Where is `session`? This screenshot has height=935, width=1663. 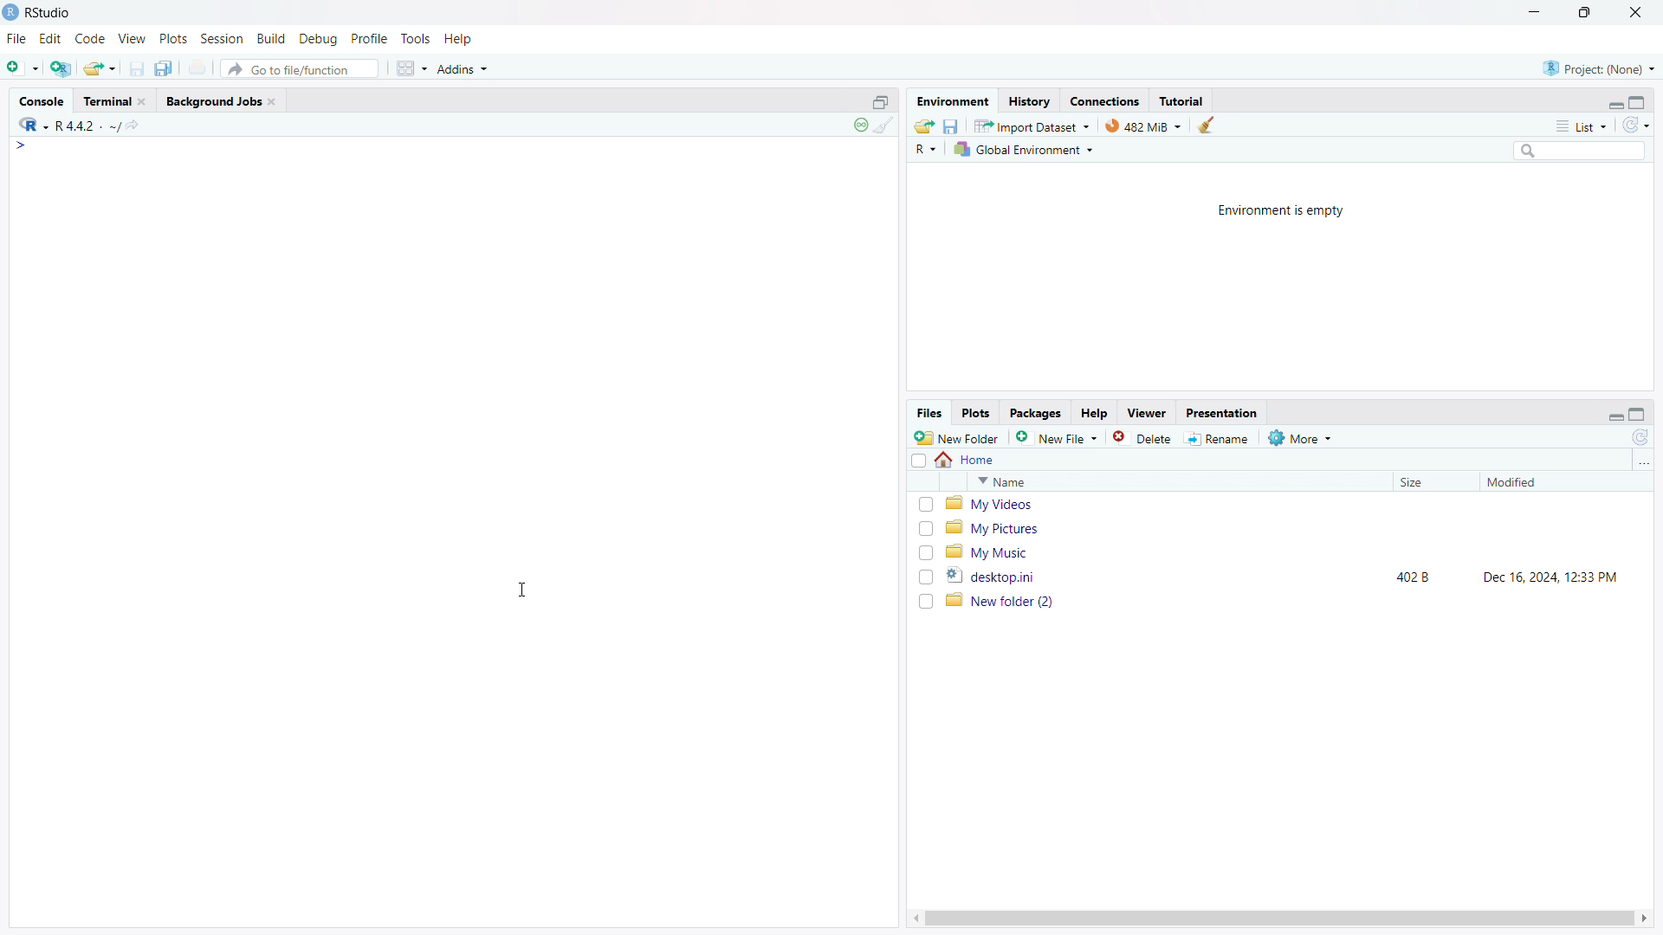 session is located at coordinates (222, 38).